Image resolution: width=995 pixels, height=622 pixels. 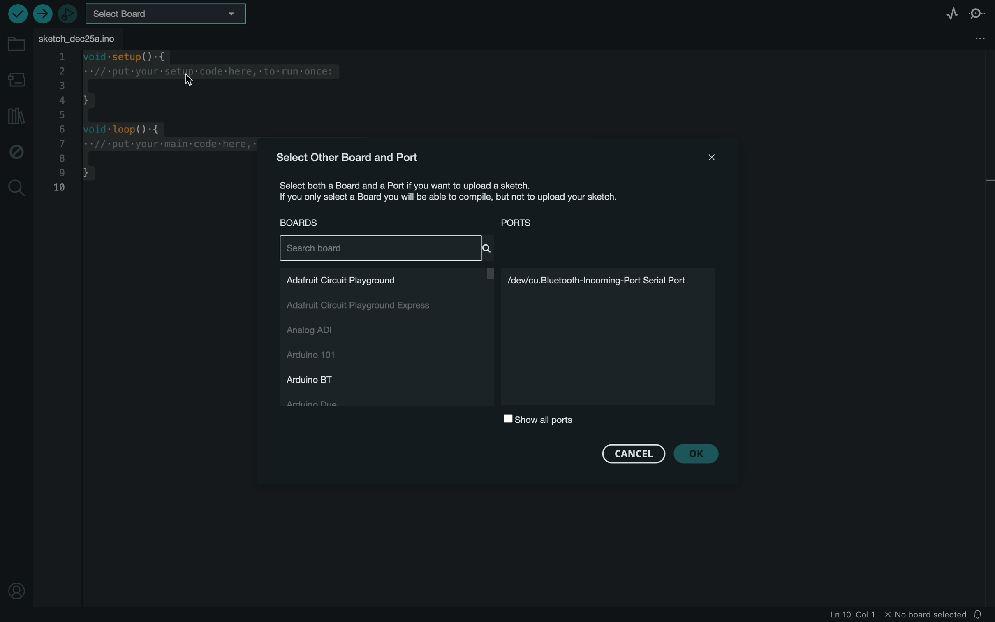 I want to click on folder, so click(x=16, y=45).